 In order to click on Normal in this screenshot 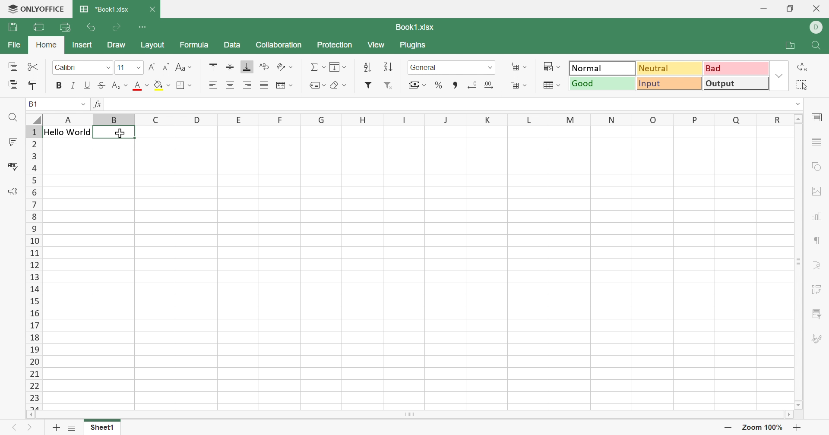, I will do `click(603, 68)`.